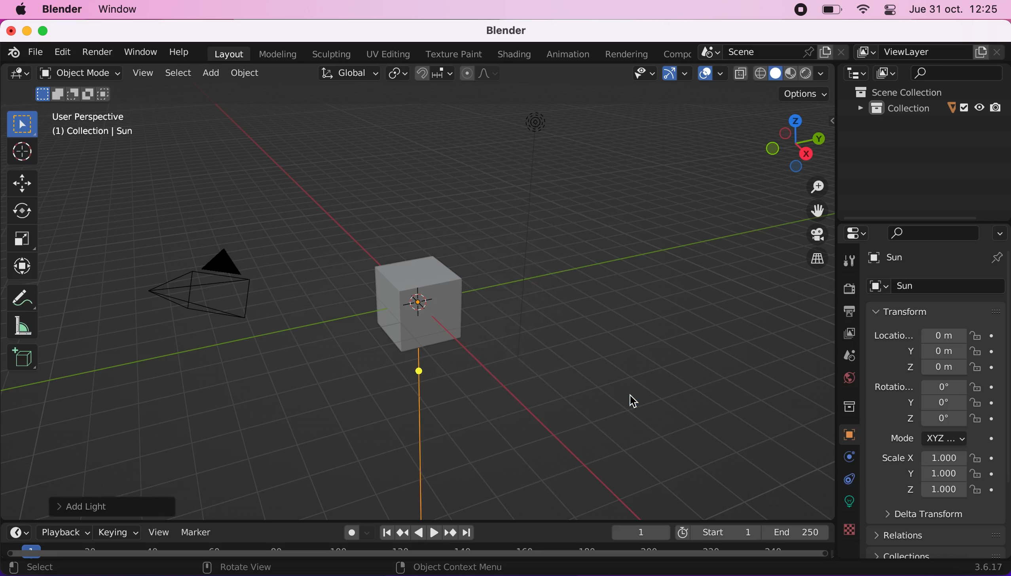 The height and width of the screenshot is (576, 1011). What do you see at coordinates (512, 30) in the screenshot?
I see `blender` at bounding box center [512, 30].